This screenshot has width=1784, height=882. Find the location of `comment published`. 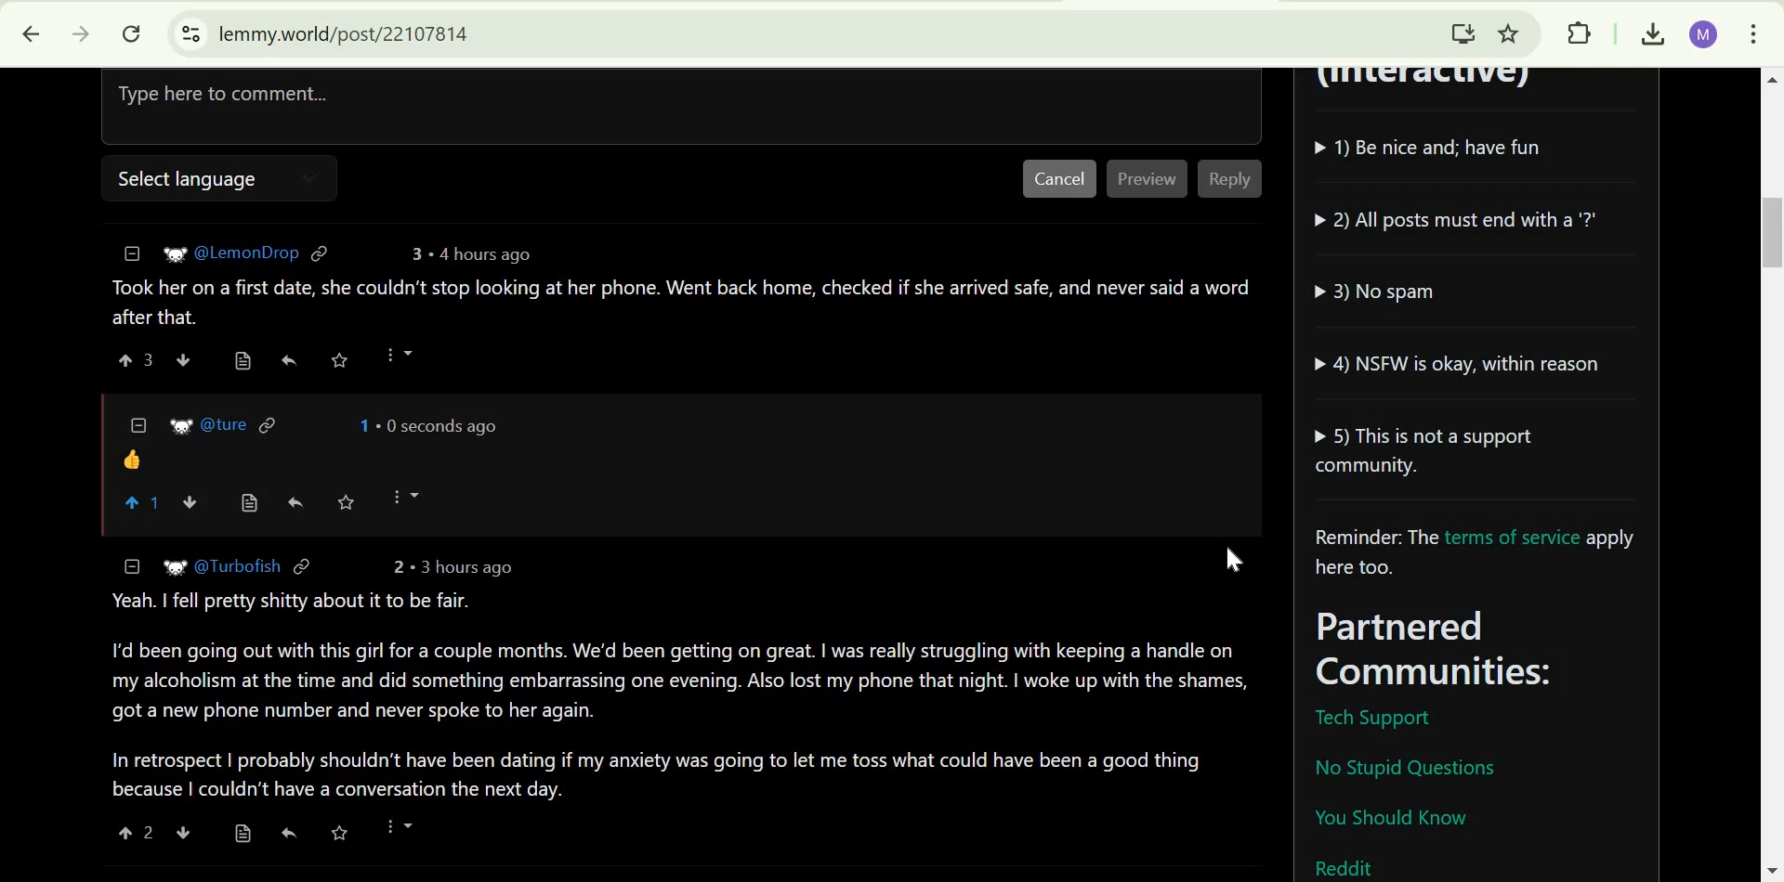

comment published is located at coordinates (676, 439).